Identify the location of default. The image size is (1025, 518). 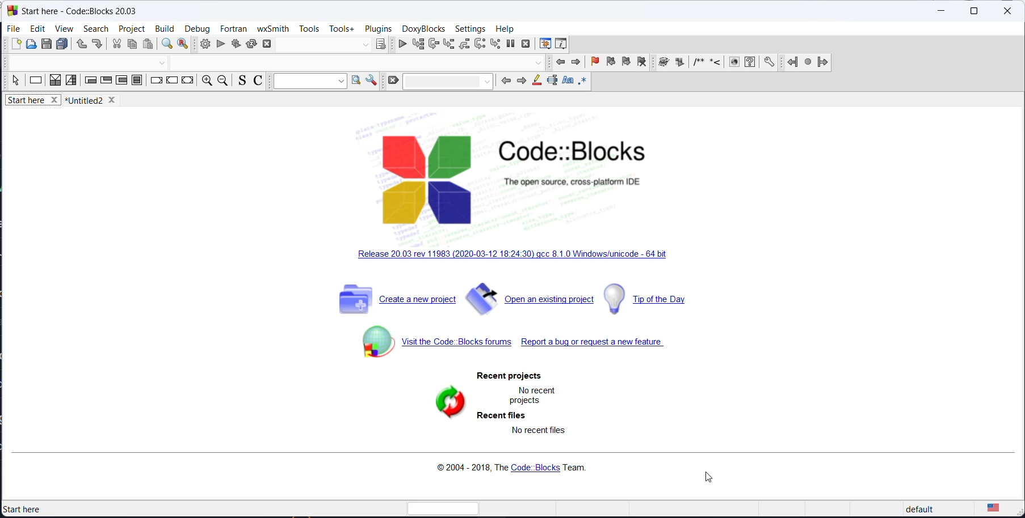
(931, 509).